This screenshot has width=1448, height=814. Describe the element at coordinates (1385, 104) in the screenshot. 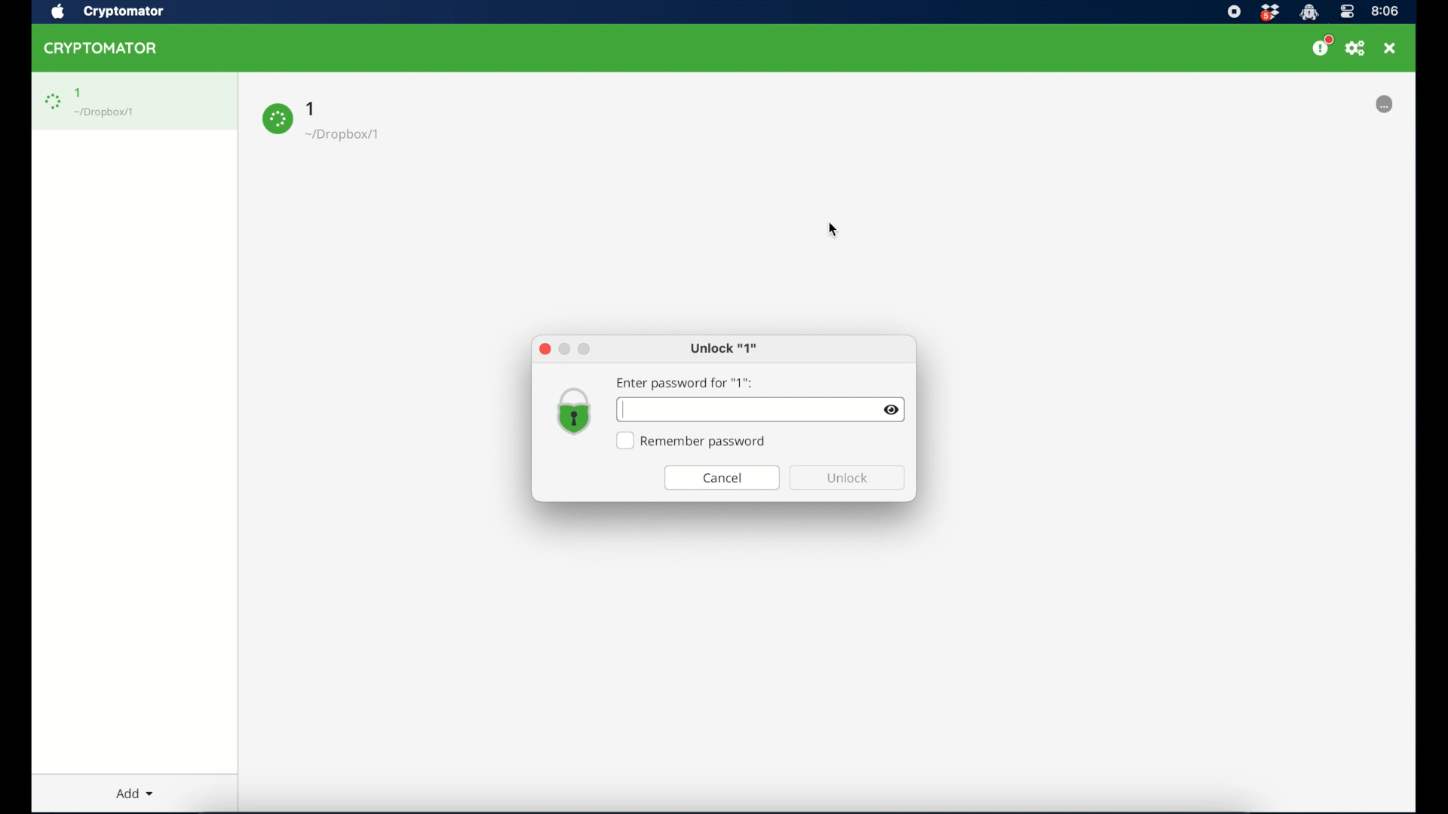

I see `options` at that location.